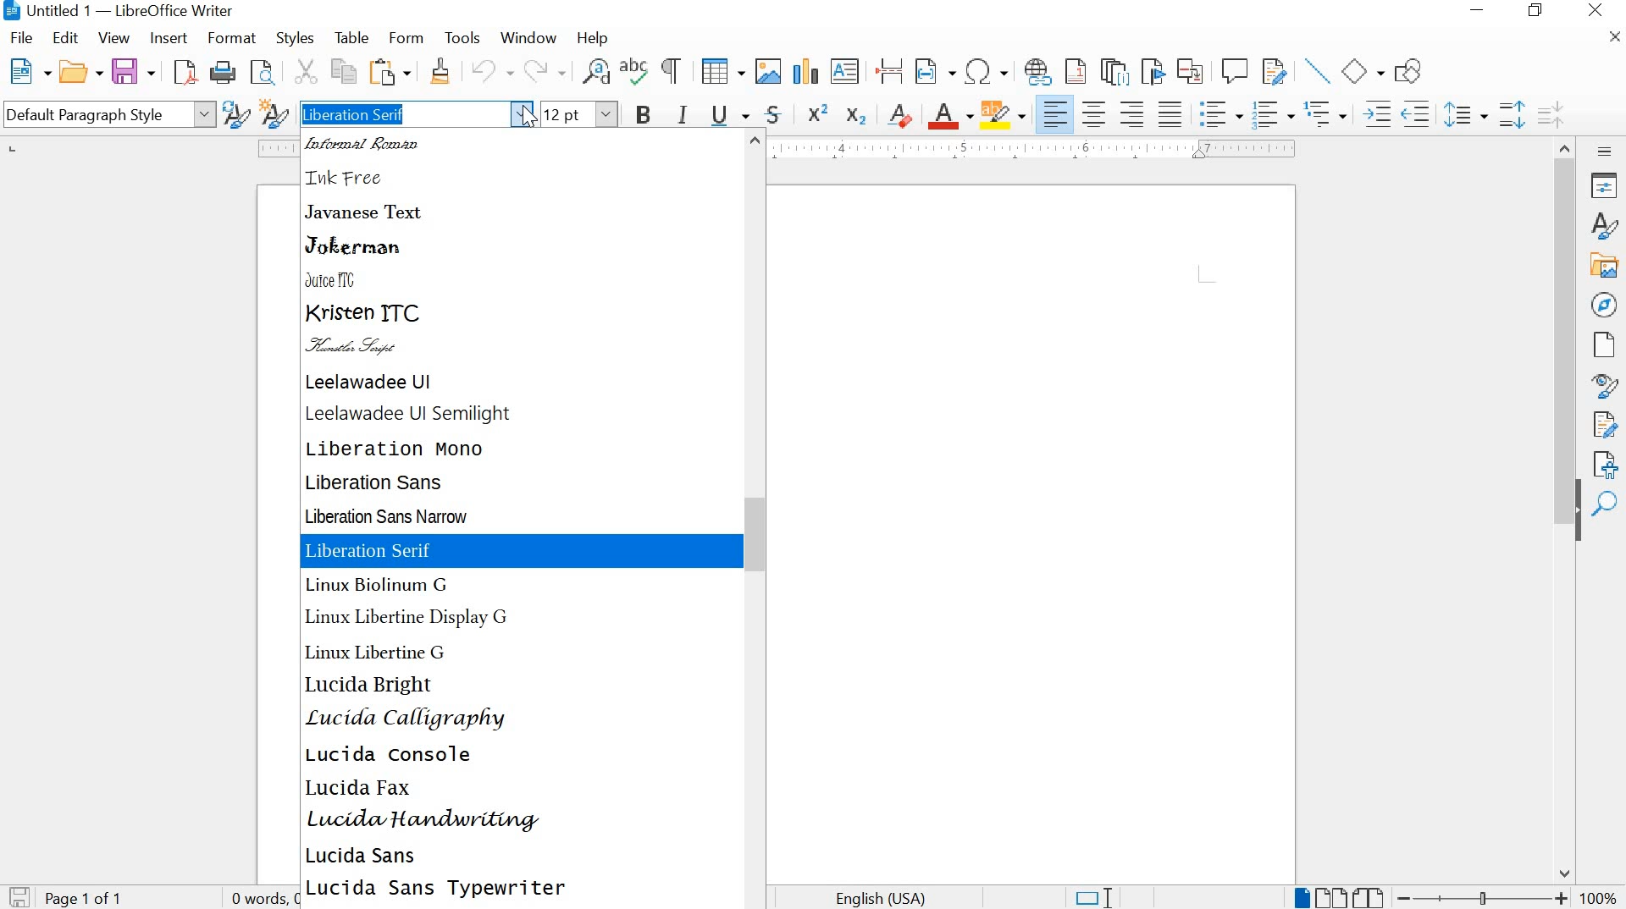 The width and height of the screenshot is (1626, 909). What do you see at coordinates (345, 71) in the screenshot?
I see `COPY` at bounding box center [345, 71].